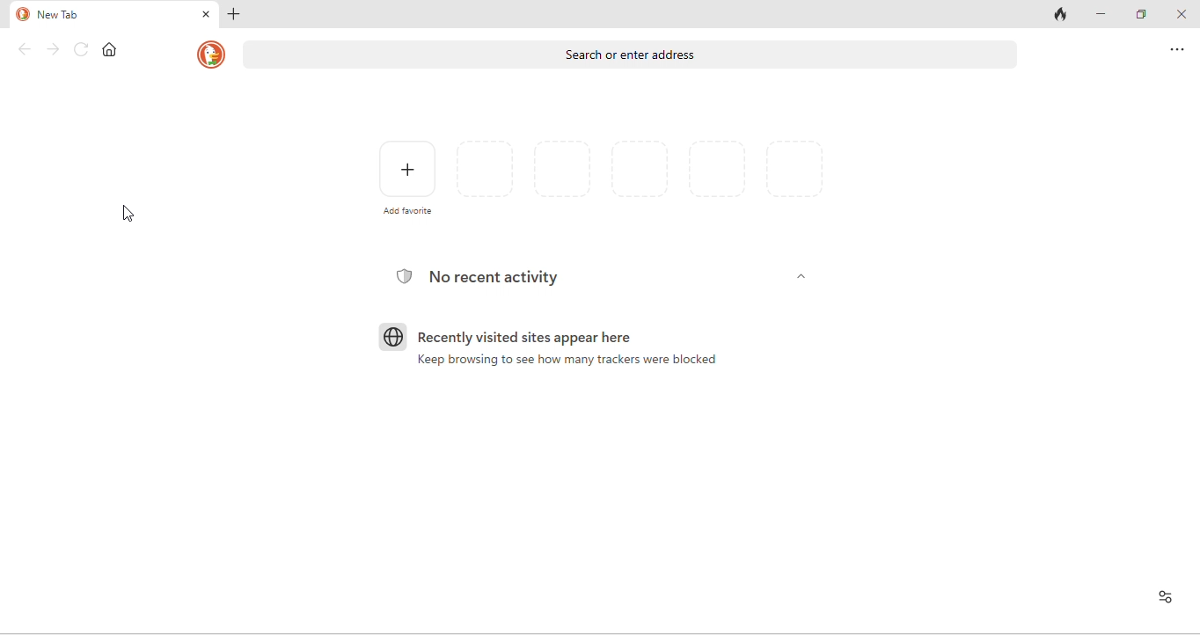 The height and width of the screenshot is (635, 1200). I want to click on tracking logo, so click(402, 275).